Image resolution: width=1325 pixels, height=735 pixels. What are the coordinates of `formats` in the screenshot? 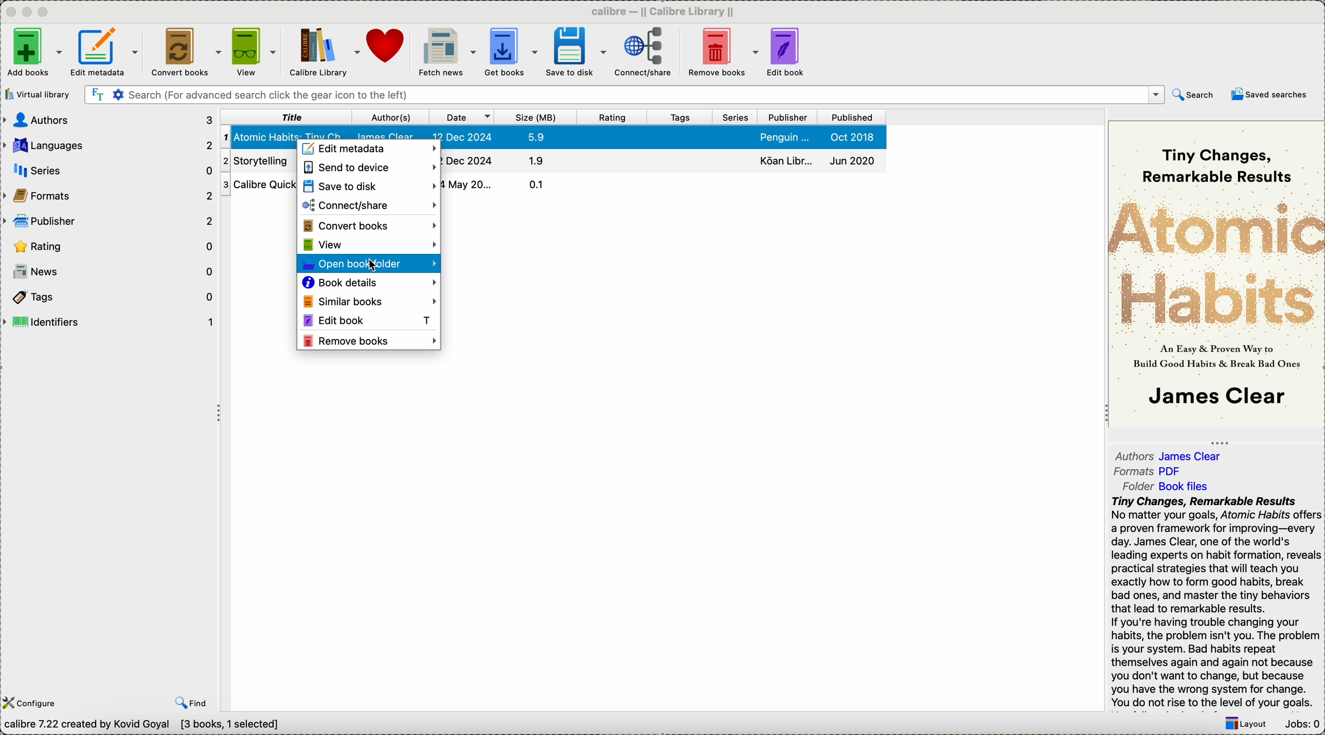 It's located at (1150, 472).